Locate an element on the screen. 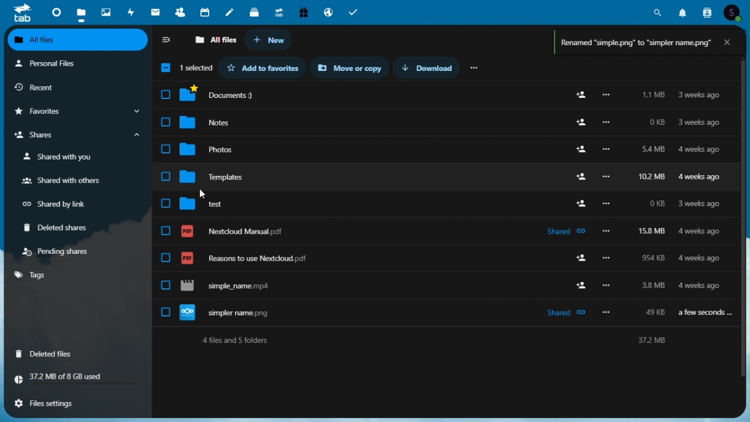 This screenshot has width=750, height=422. free trial is located at coordinates (302, 11).